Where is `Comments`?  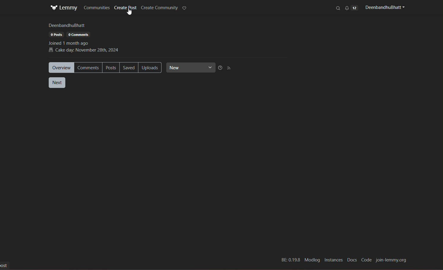 Comments is located at coordinates (89, 67).